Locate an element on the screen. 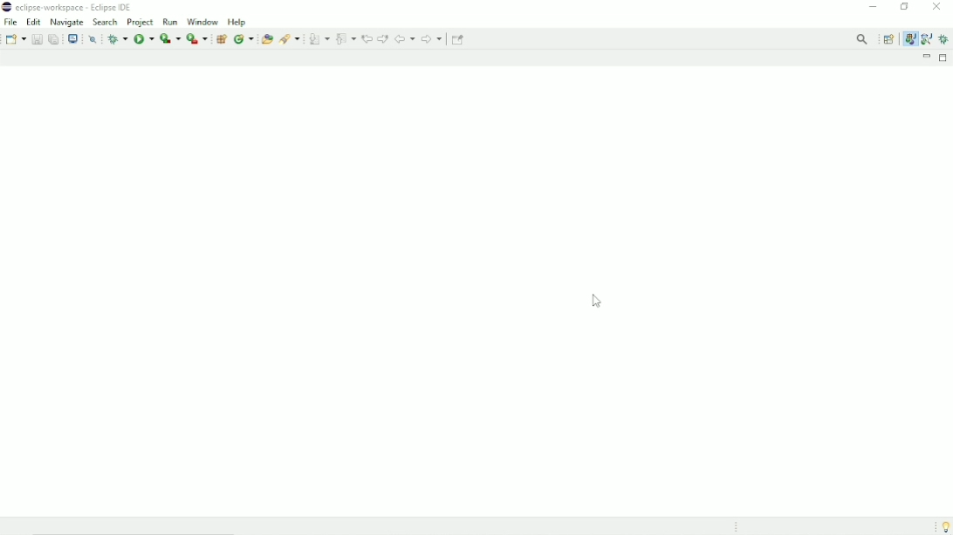 The image size is (953, 535). Minimize is located at coordinates (873, 8).